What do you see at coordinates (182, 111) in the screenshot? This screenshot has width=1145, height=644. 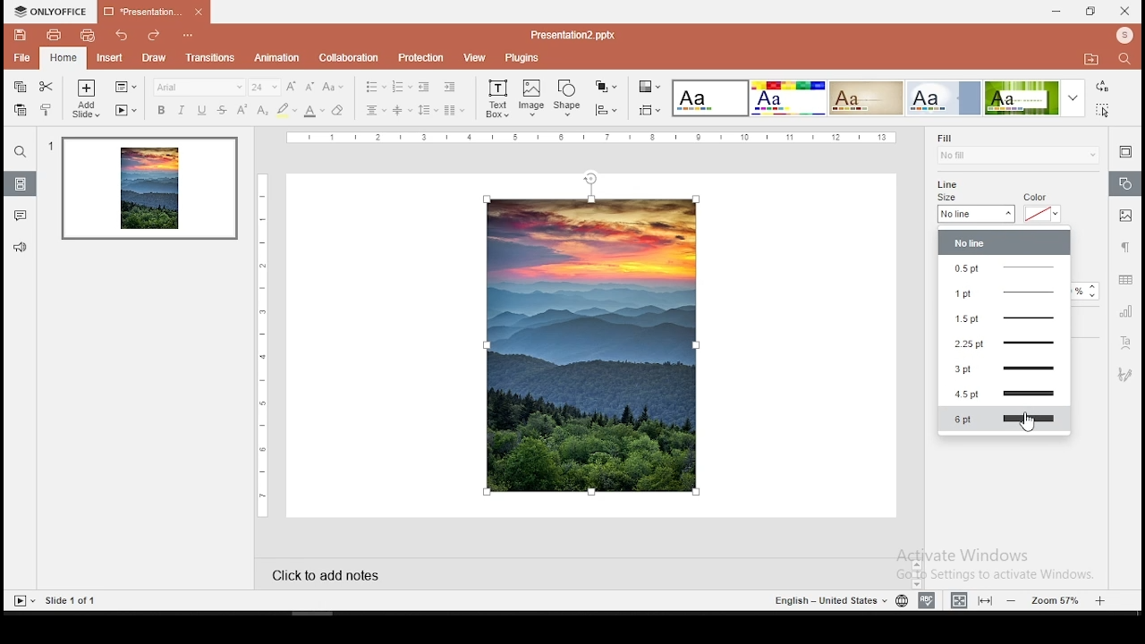 I see `italics` at bounding box center [182, 111].